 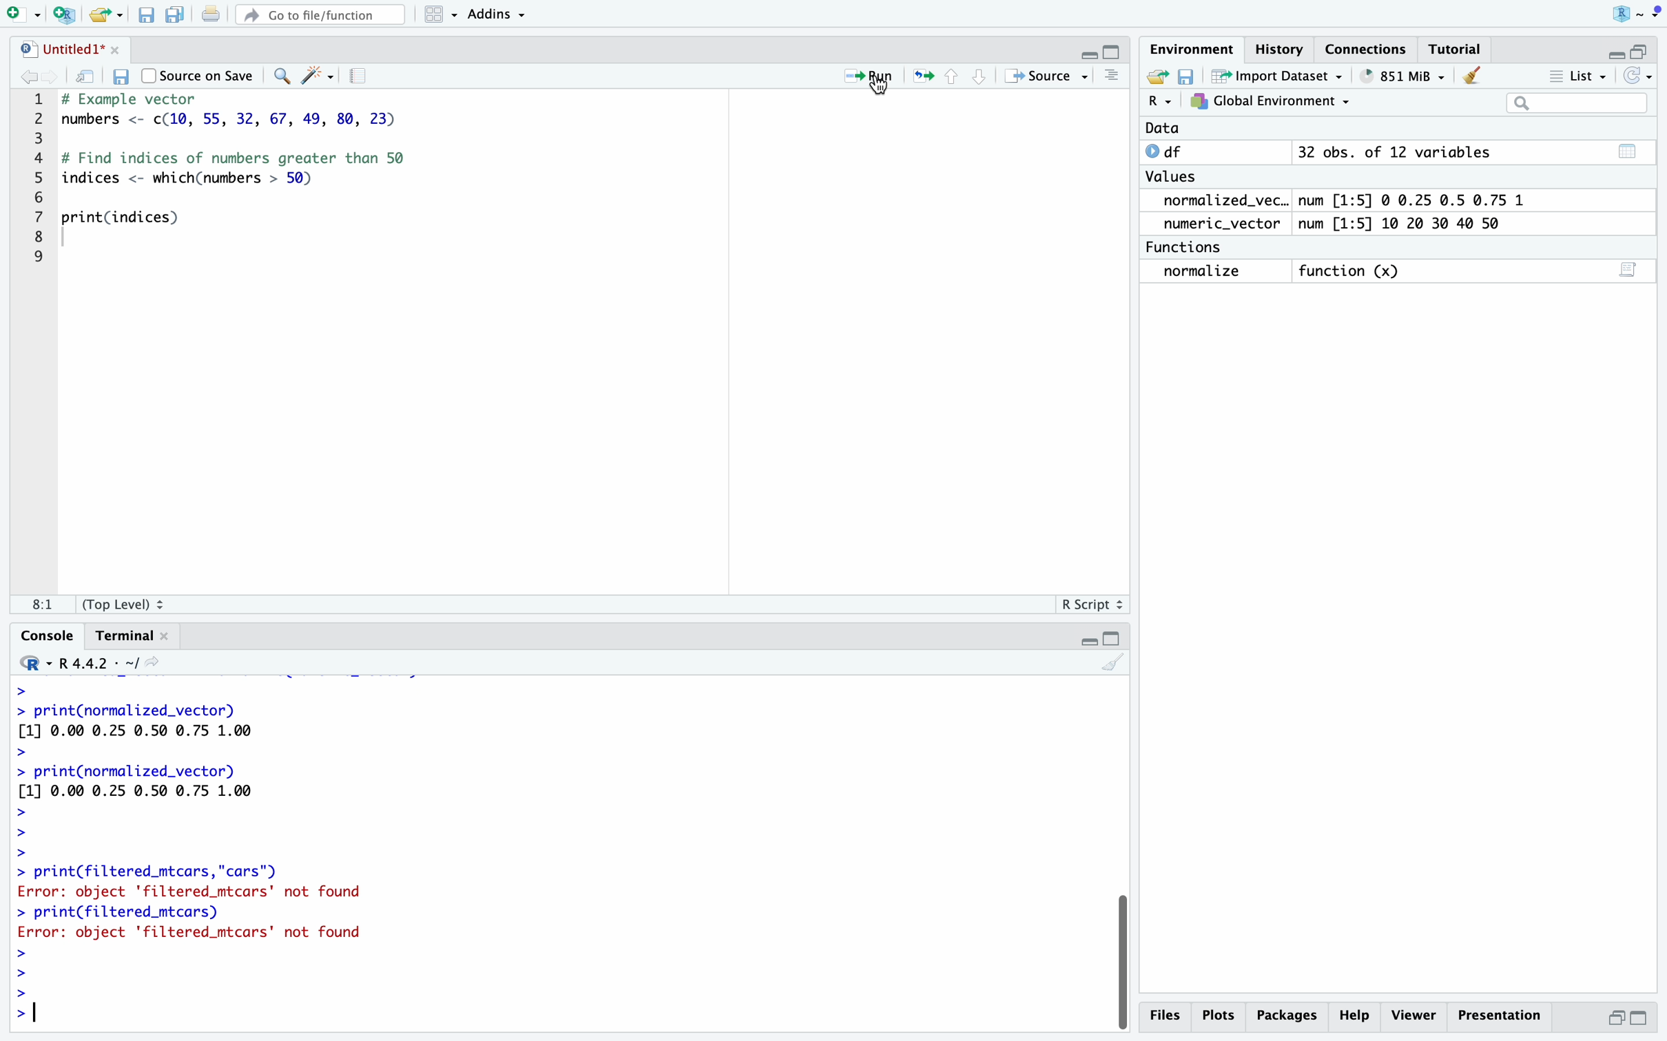 What do you see at coordinates (1628, 12) in the screenshot?
I see `R` at bounding box center [1628, 12].